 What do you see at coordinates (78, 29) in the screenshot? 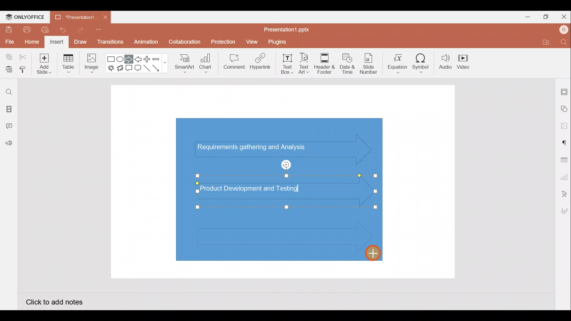
I see `Redo` at bounding box center [78, 29].